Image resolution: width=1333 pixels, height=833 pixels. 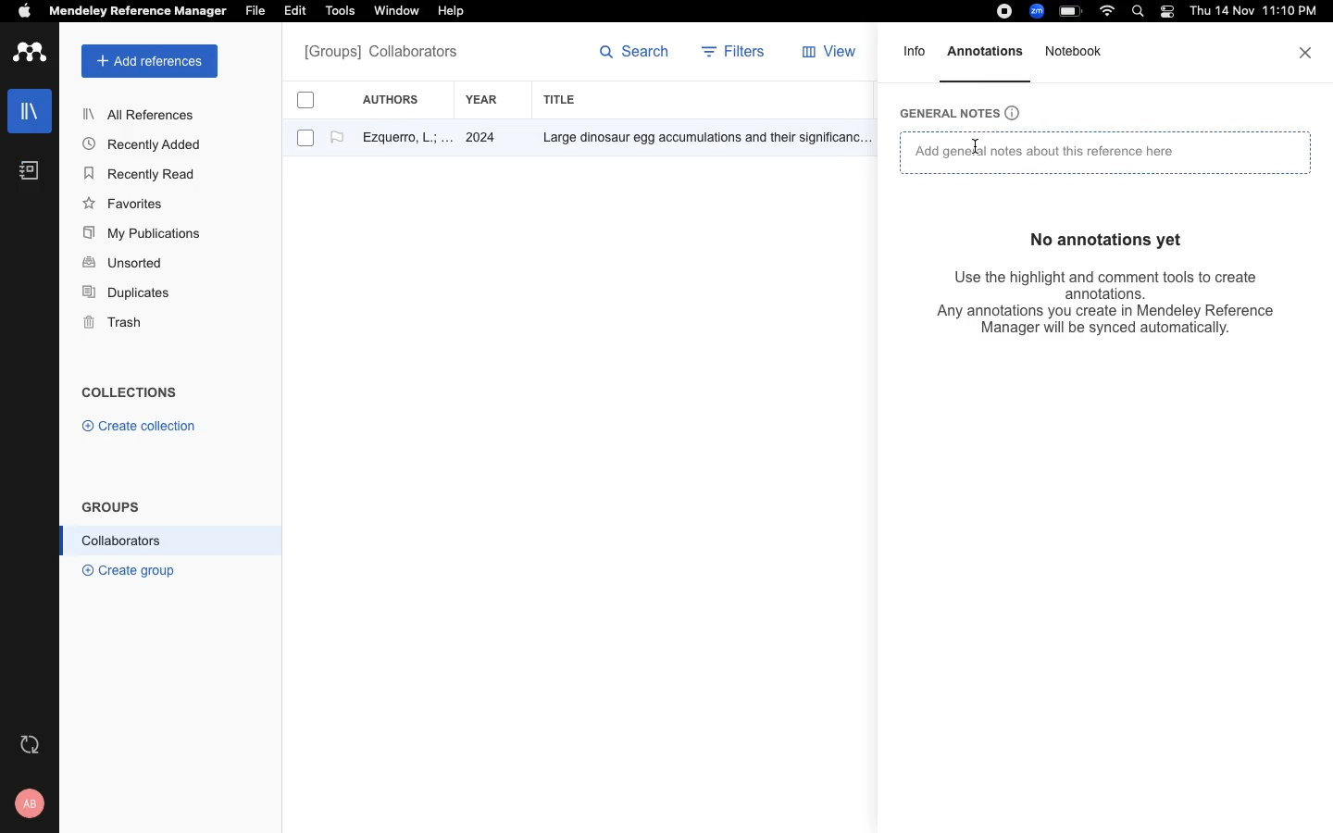 What do you see at coordinates (32, 744) in the screenshot?
I see `refresh` at bounding box center [32, 744].